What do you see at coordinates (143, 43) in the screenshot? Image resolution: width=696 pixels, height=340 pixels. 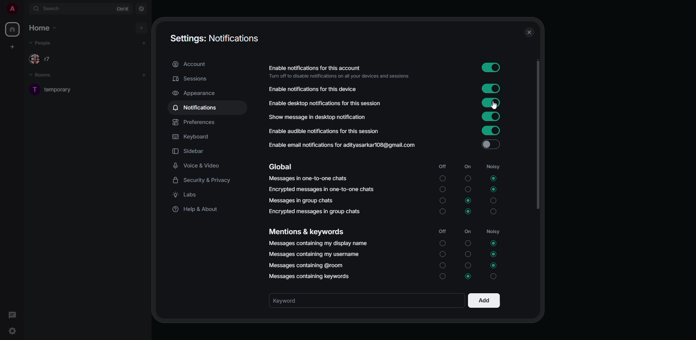 I see `add` at bounding box center [143, 43].